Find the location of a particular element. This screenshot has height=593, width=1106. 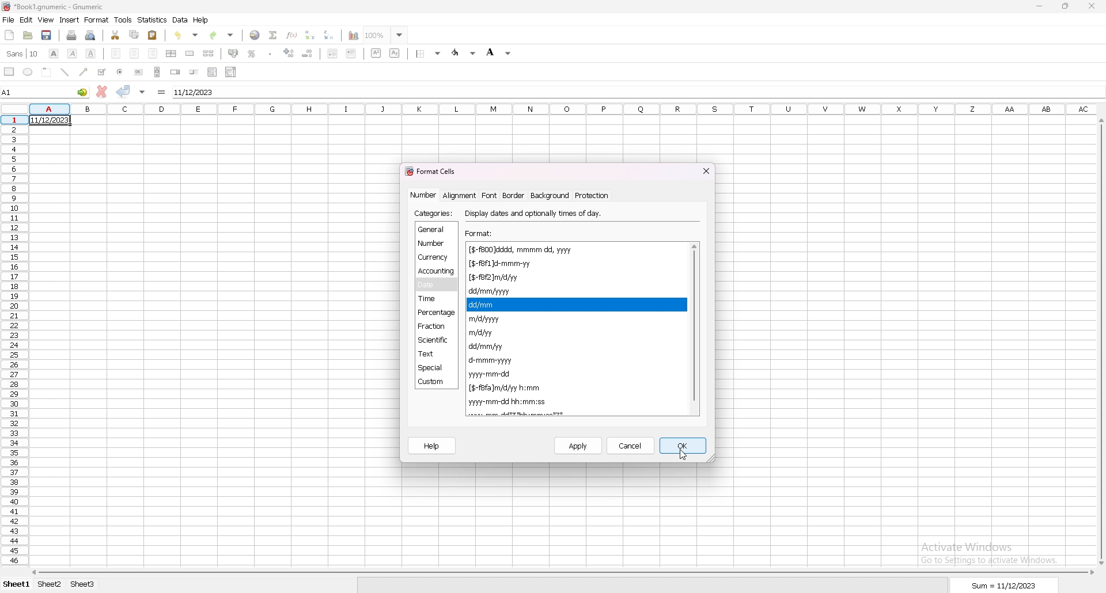

formula is located at coordinates (161, 92).